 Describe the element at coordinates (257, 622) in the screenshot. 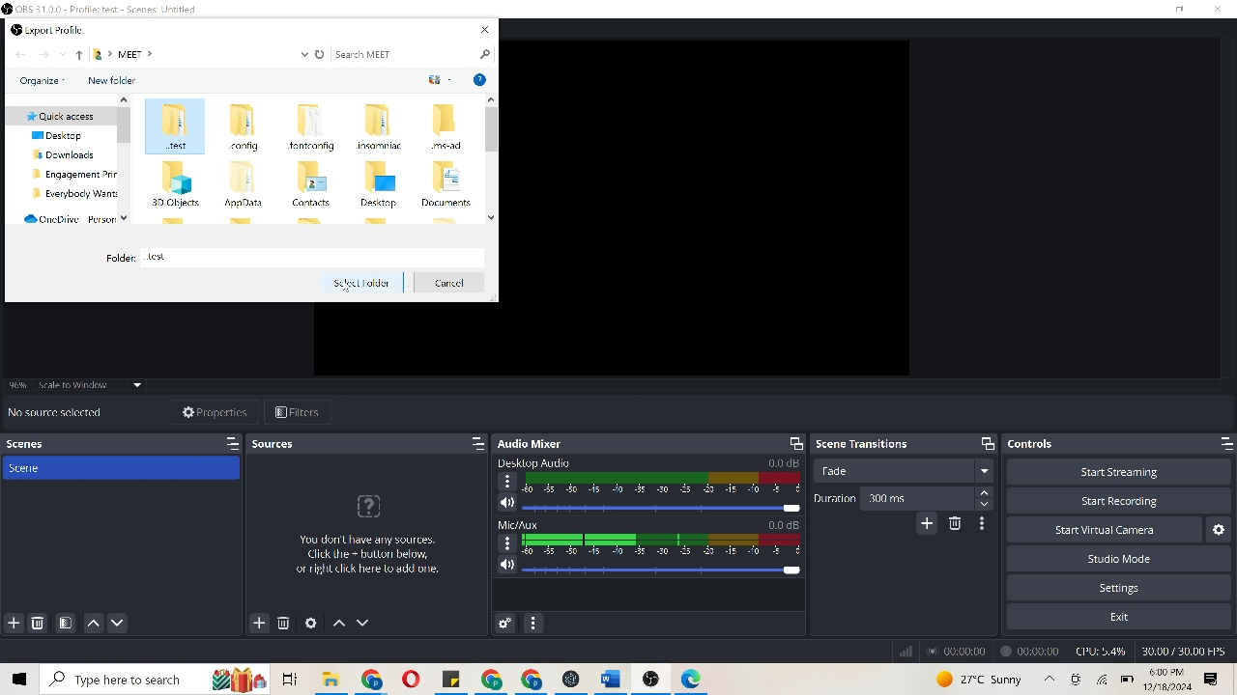

I see `add sources` at that location.